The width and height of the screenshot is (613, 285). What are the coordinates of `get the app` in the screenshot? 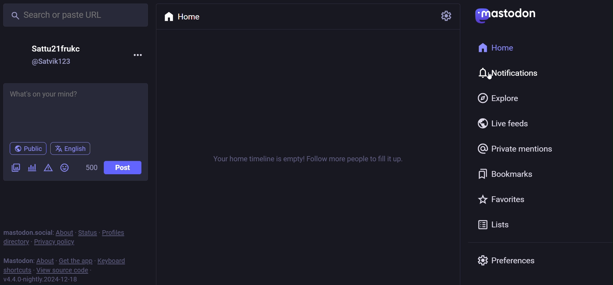 It's located at (75, 260).